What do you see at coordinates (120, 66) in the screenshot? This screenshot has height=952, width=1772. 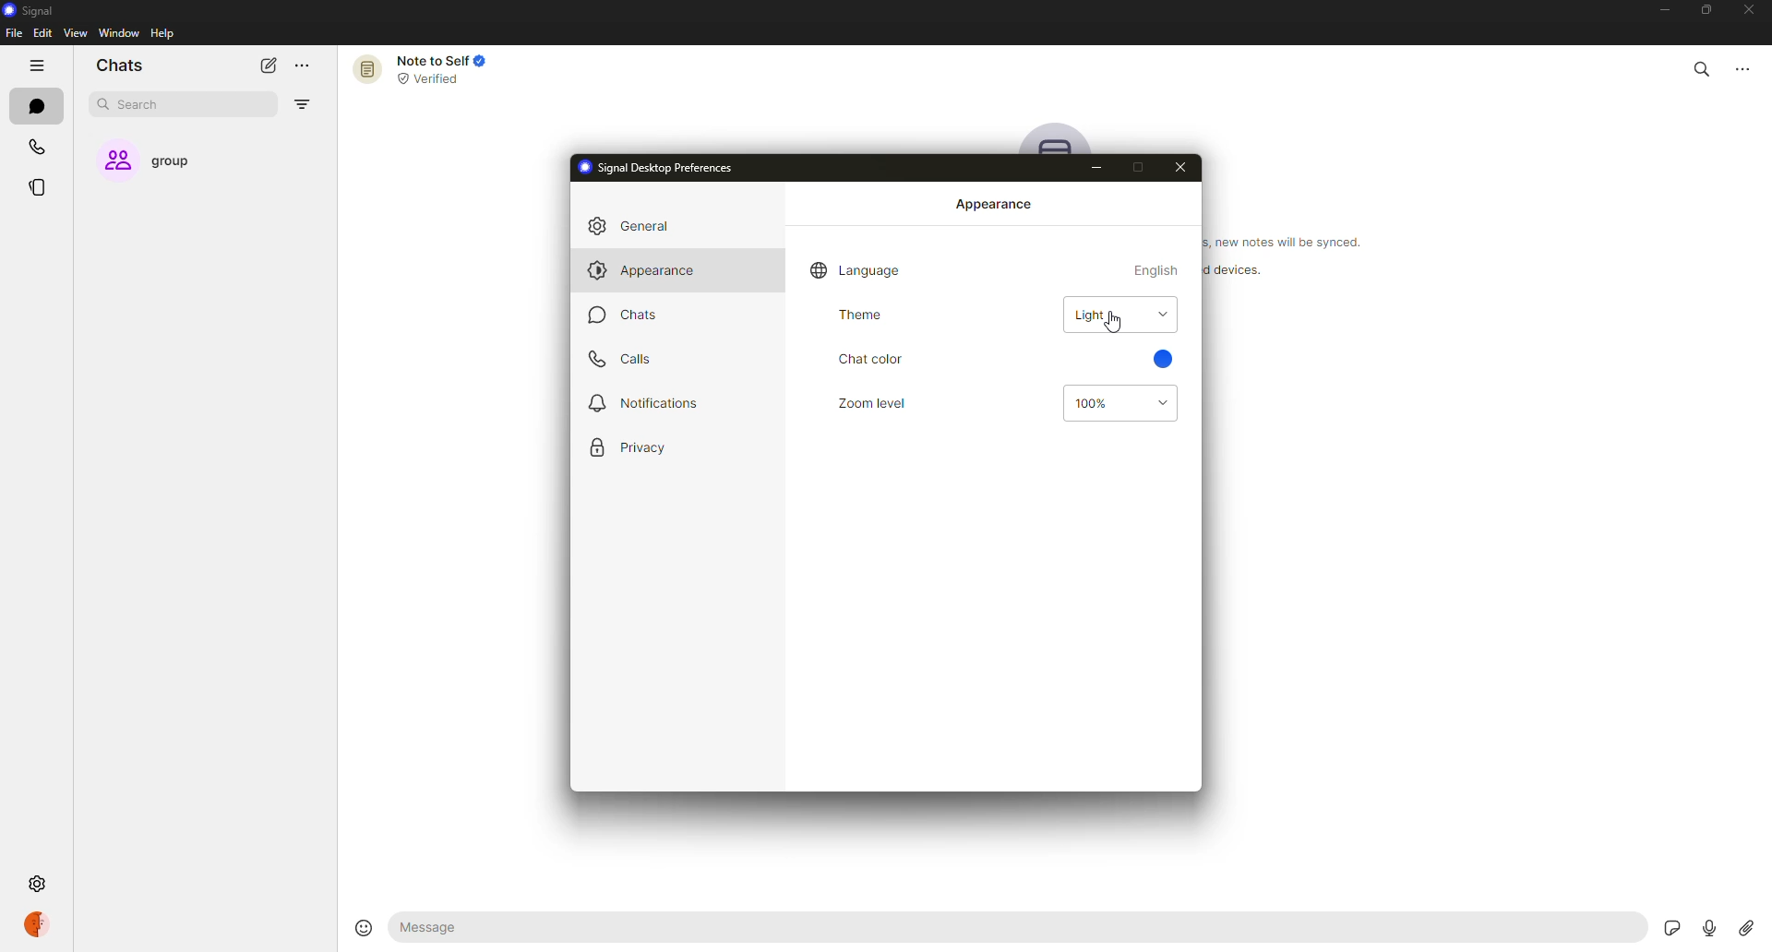 I see `chats` at bounding box center [120, 66].